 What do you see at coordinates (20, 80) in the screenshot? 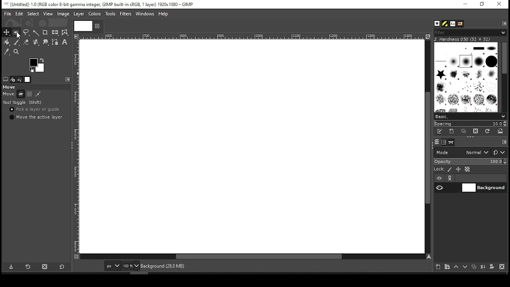
I see `undo history` at bounding box center [20, 80].